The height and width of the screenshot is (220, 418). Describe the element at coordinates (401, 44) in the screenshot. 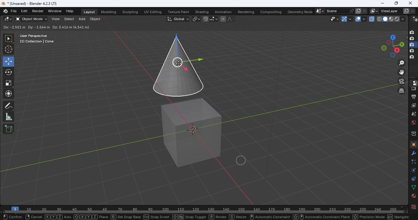

I see `Rotate the view` at that location.